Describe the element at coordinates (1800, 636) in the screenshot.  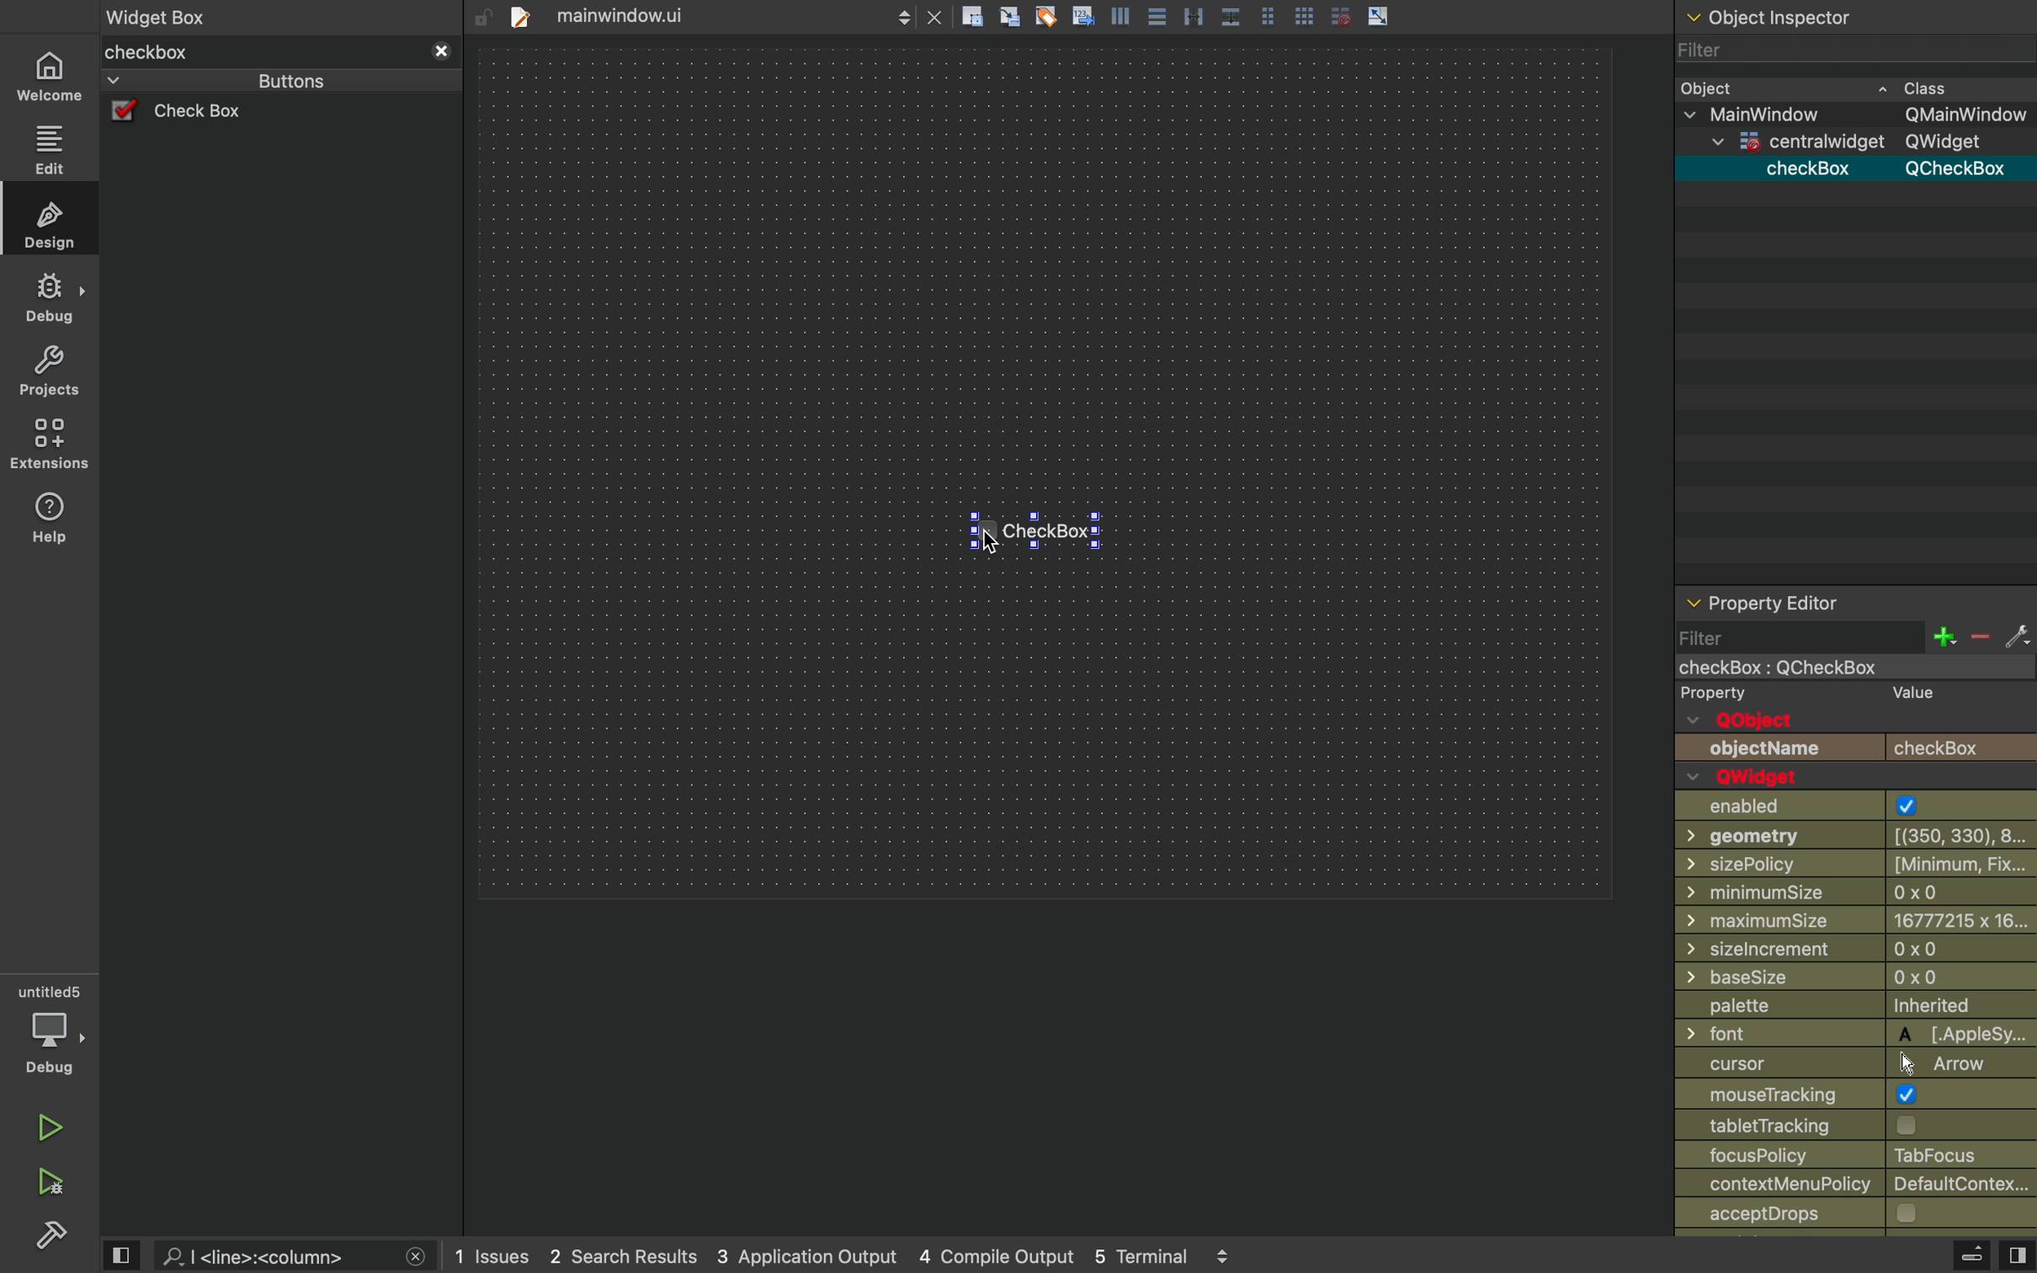
I see `filter` at that location.